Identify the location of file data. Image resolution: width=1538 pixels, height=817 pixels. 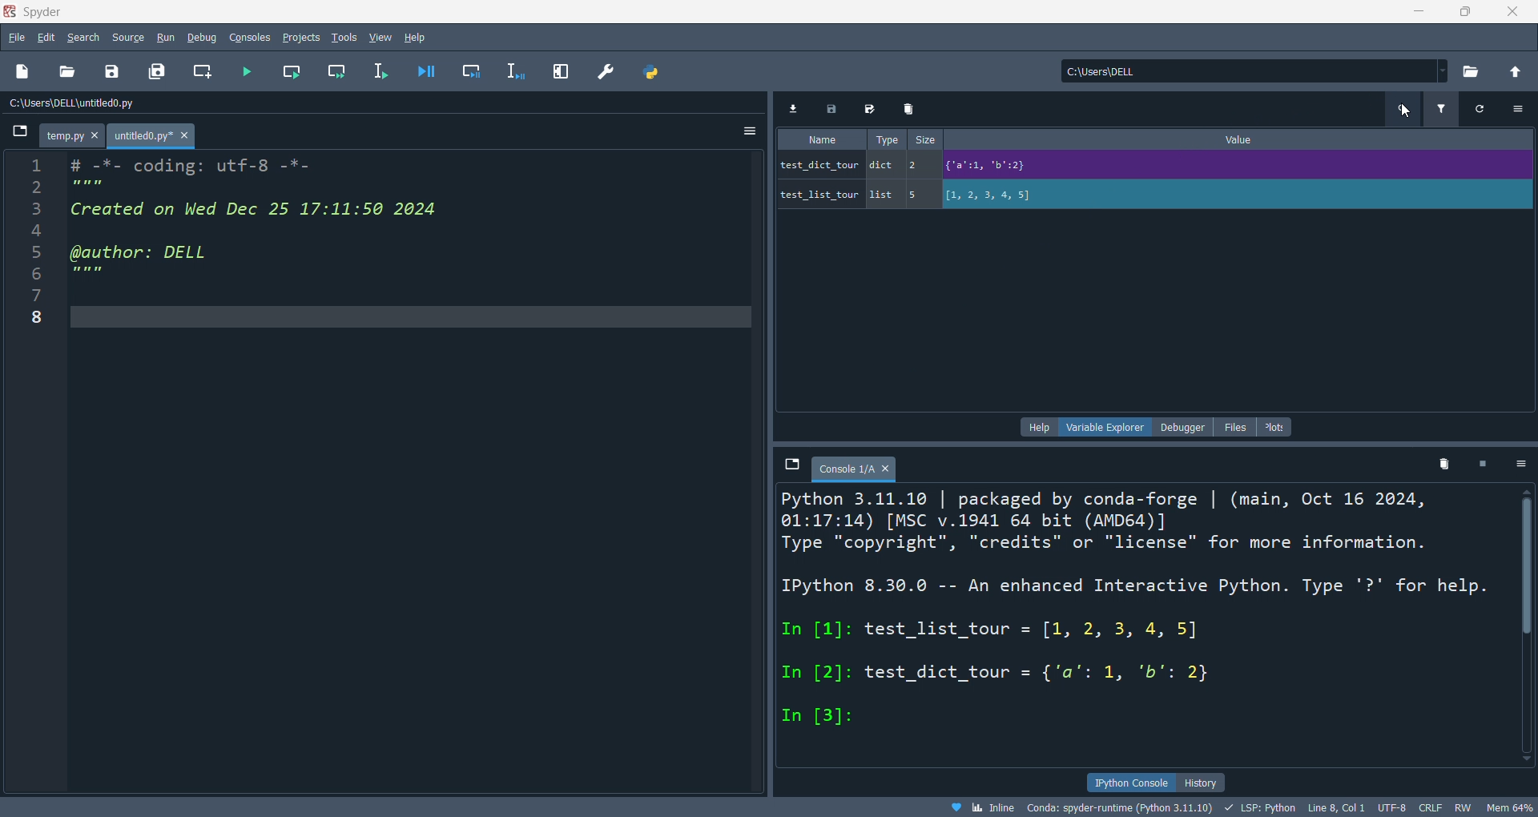
(773, 806).